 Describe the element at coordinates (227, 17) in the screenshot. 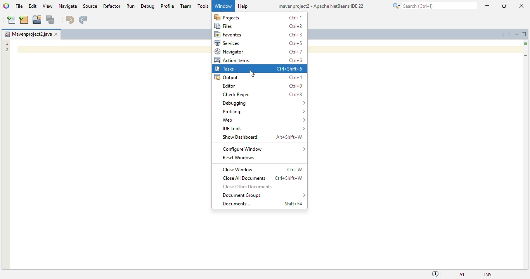

I see `projects` at that location.